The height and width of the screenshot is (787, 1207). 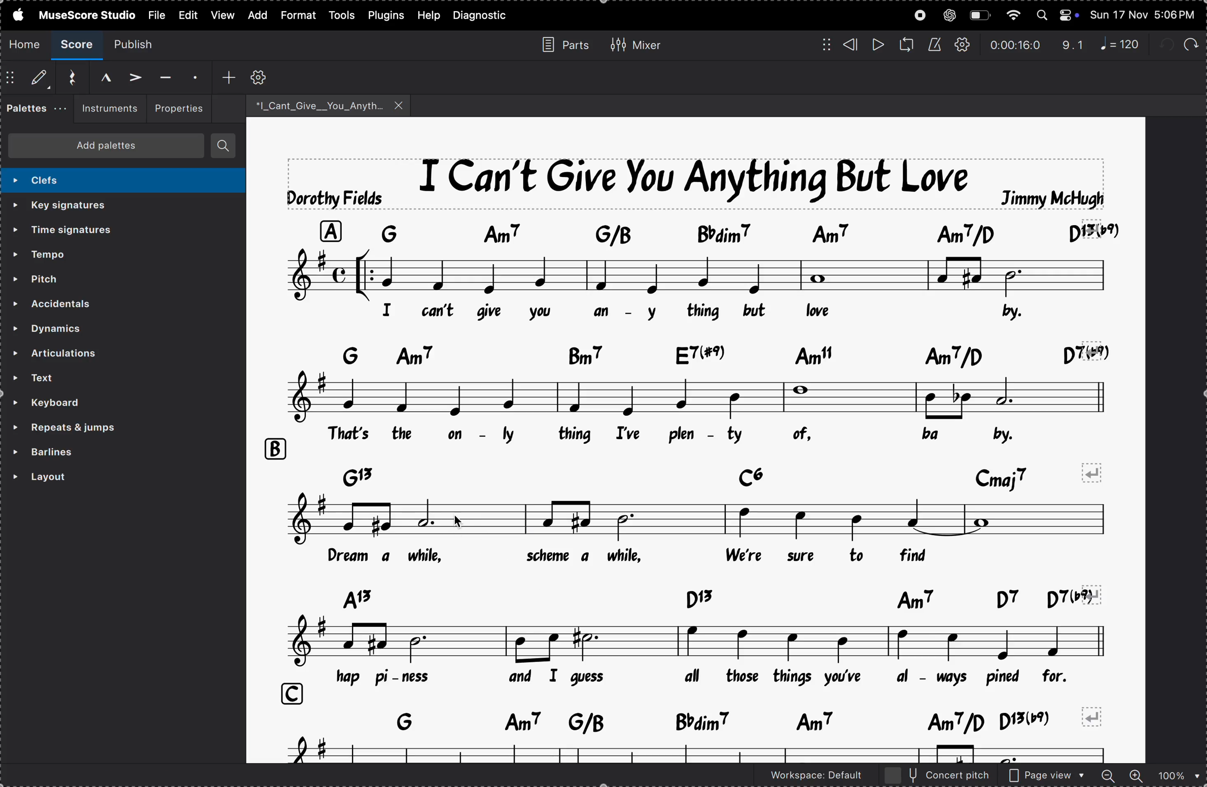 I want to click on properties, so click(x=177, y=107).